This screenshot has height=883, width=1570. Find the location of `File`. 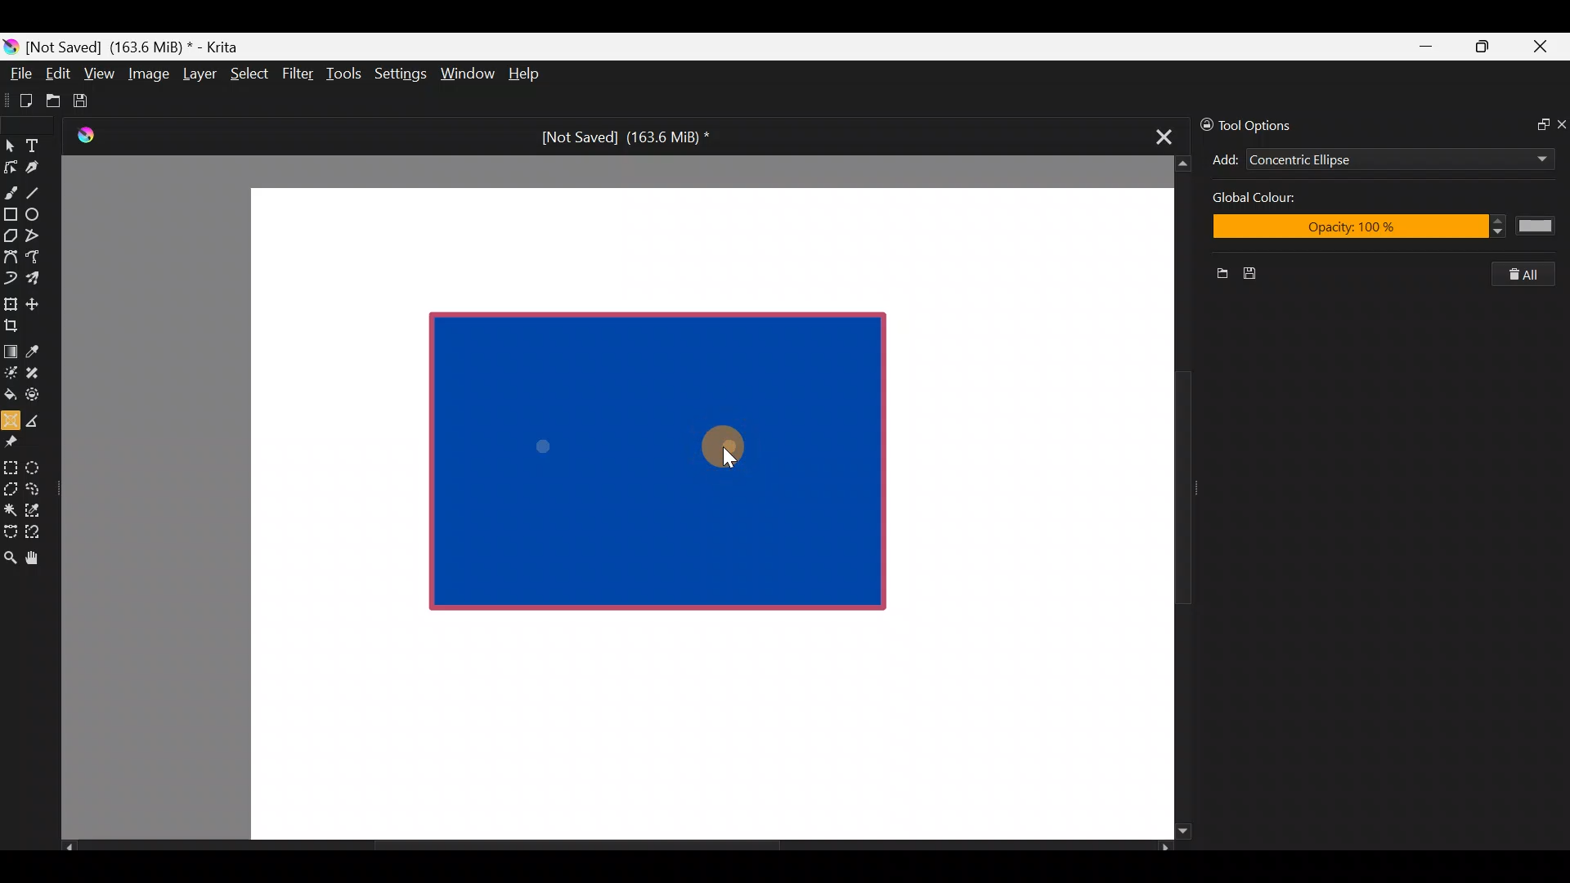

File is located at coordinates (16, 77).